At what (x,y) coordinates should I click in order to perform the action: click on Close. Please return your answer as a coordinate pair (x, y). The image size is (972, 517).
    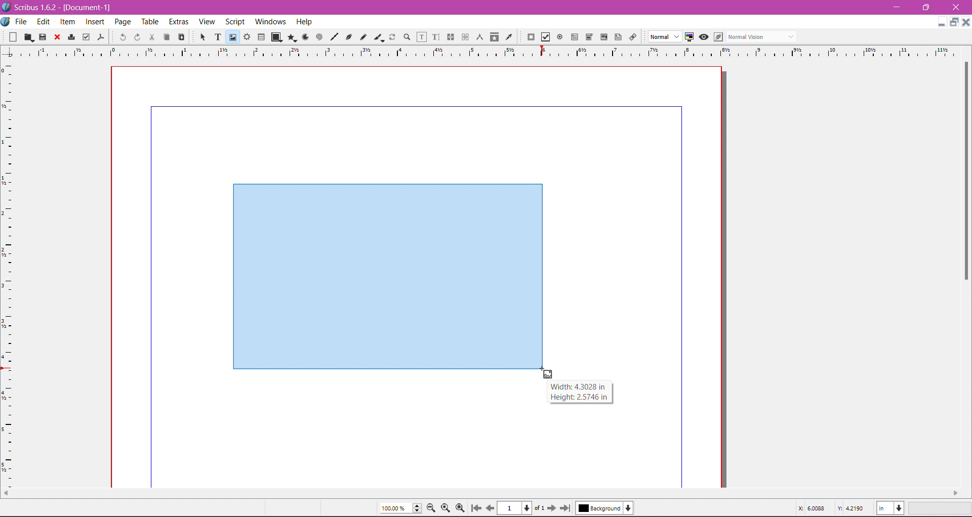
    Looking at the image, I should click on (57, 37).